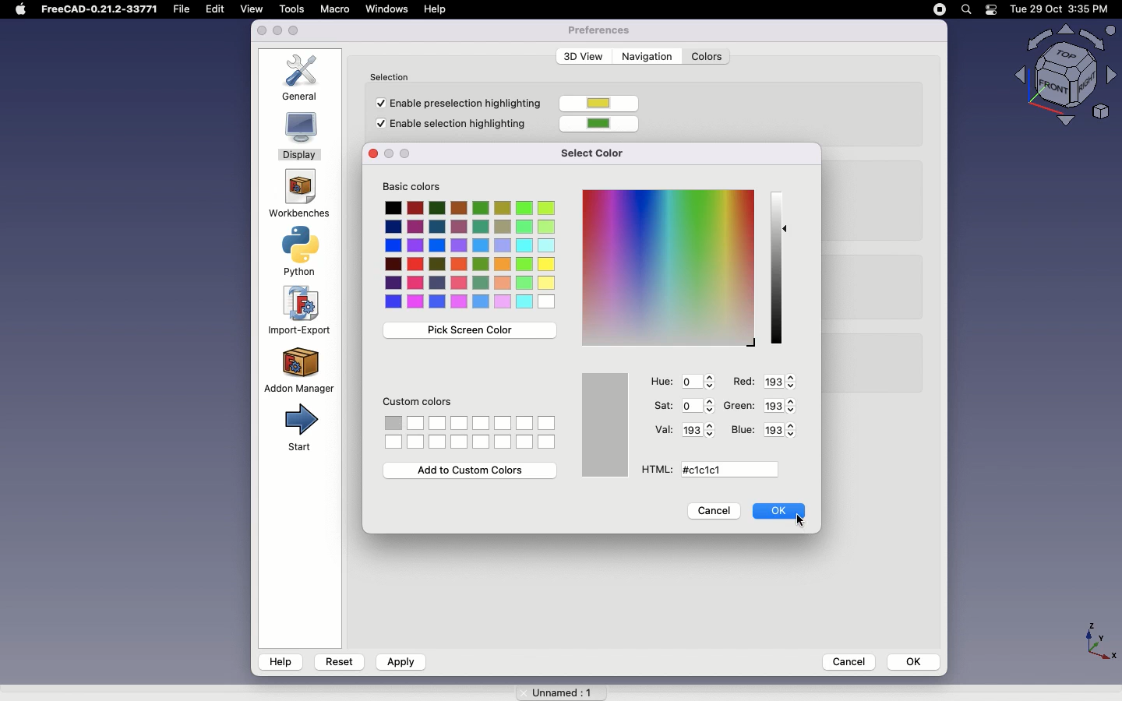 The height and width of the screenshot is (701, 1122). I want to click on buttons, so click(400, 153).